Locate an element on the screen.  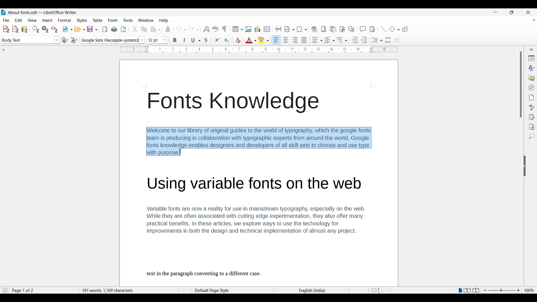
Font options is located at coordinates (113, 40).